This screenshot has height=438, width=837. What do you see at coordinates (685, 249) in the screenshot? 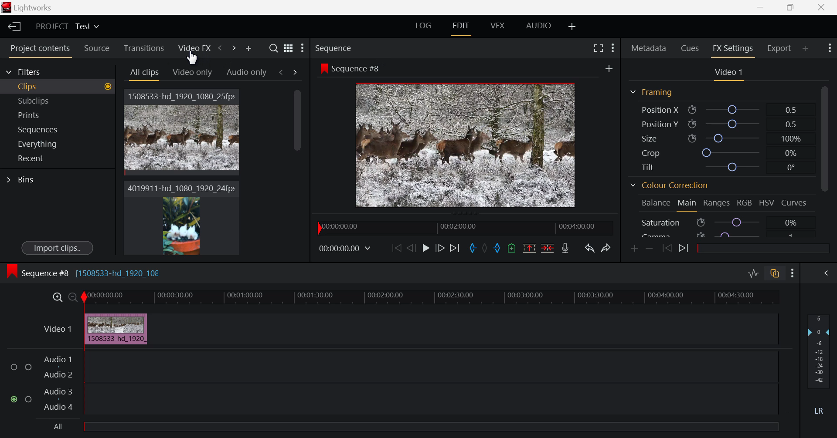
I see `Next keyframe` at bounding box center [685, 249].